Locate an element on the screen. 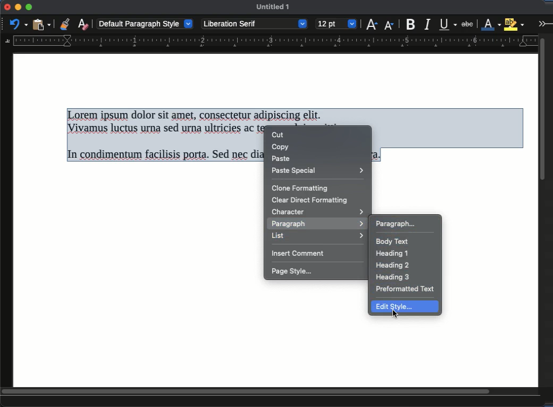  insert comment is located at coordinates (300, 254).